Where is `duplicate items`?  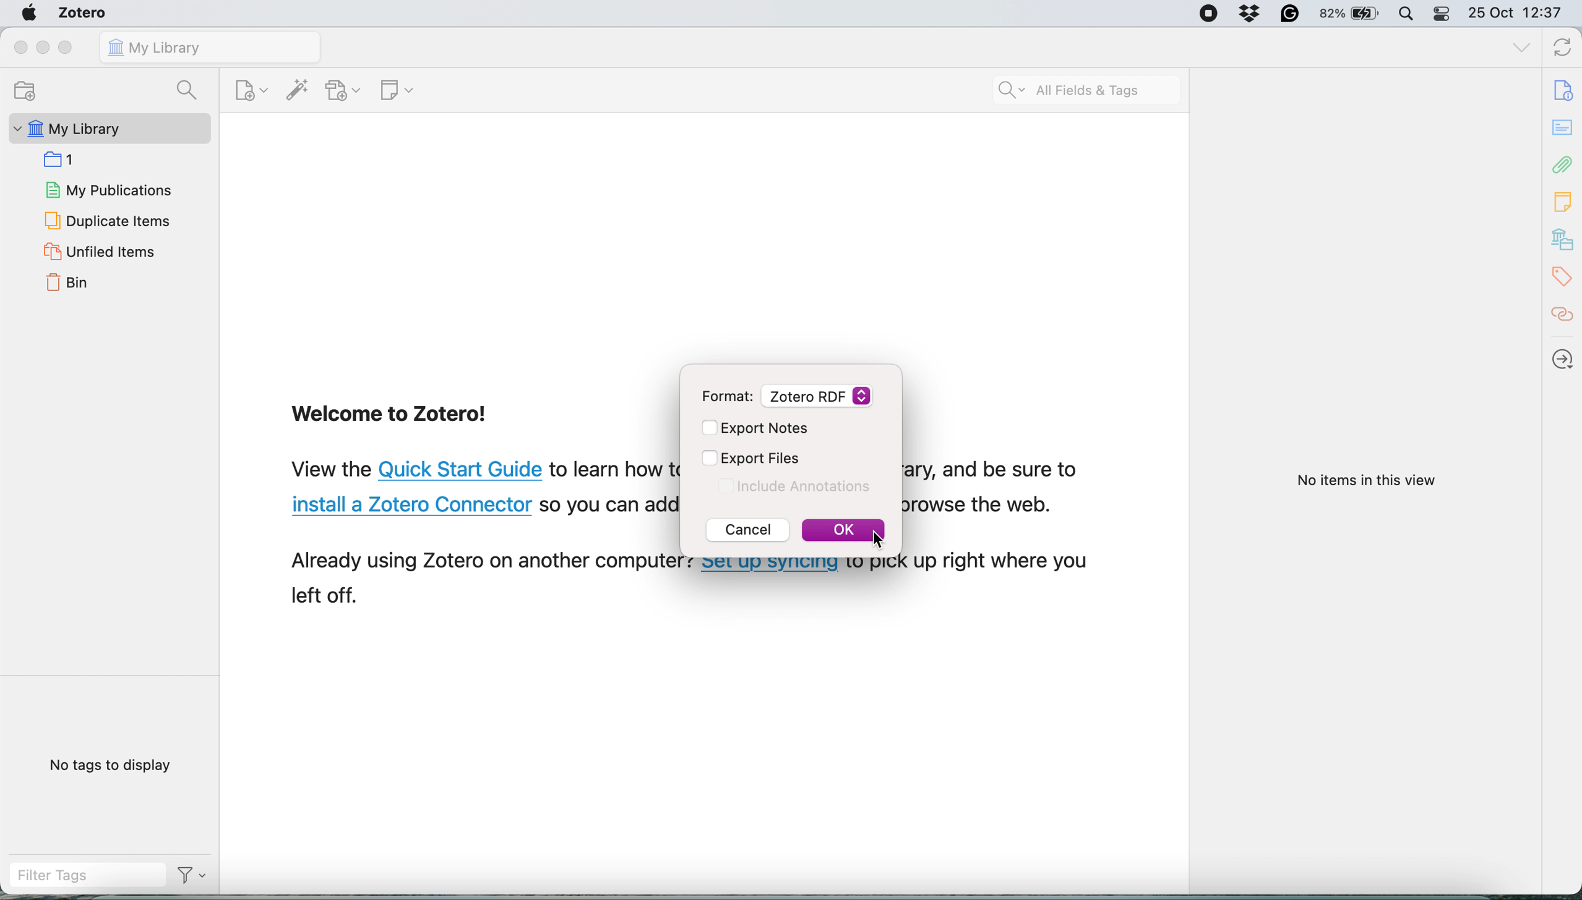
duplicate items is located at coordinates (108, 221).